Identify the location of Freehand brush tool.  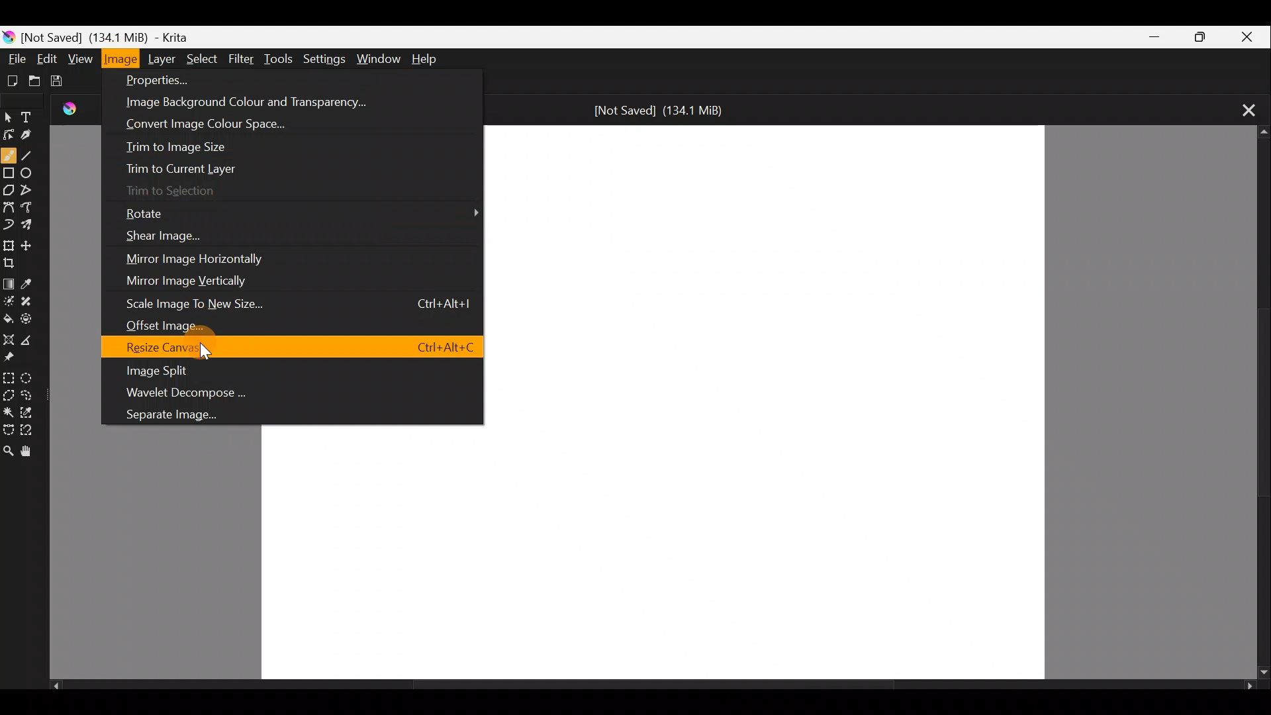
(9, 154).